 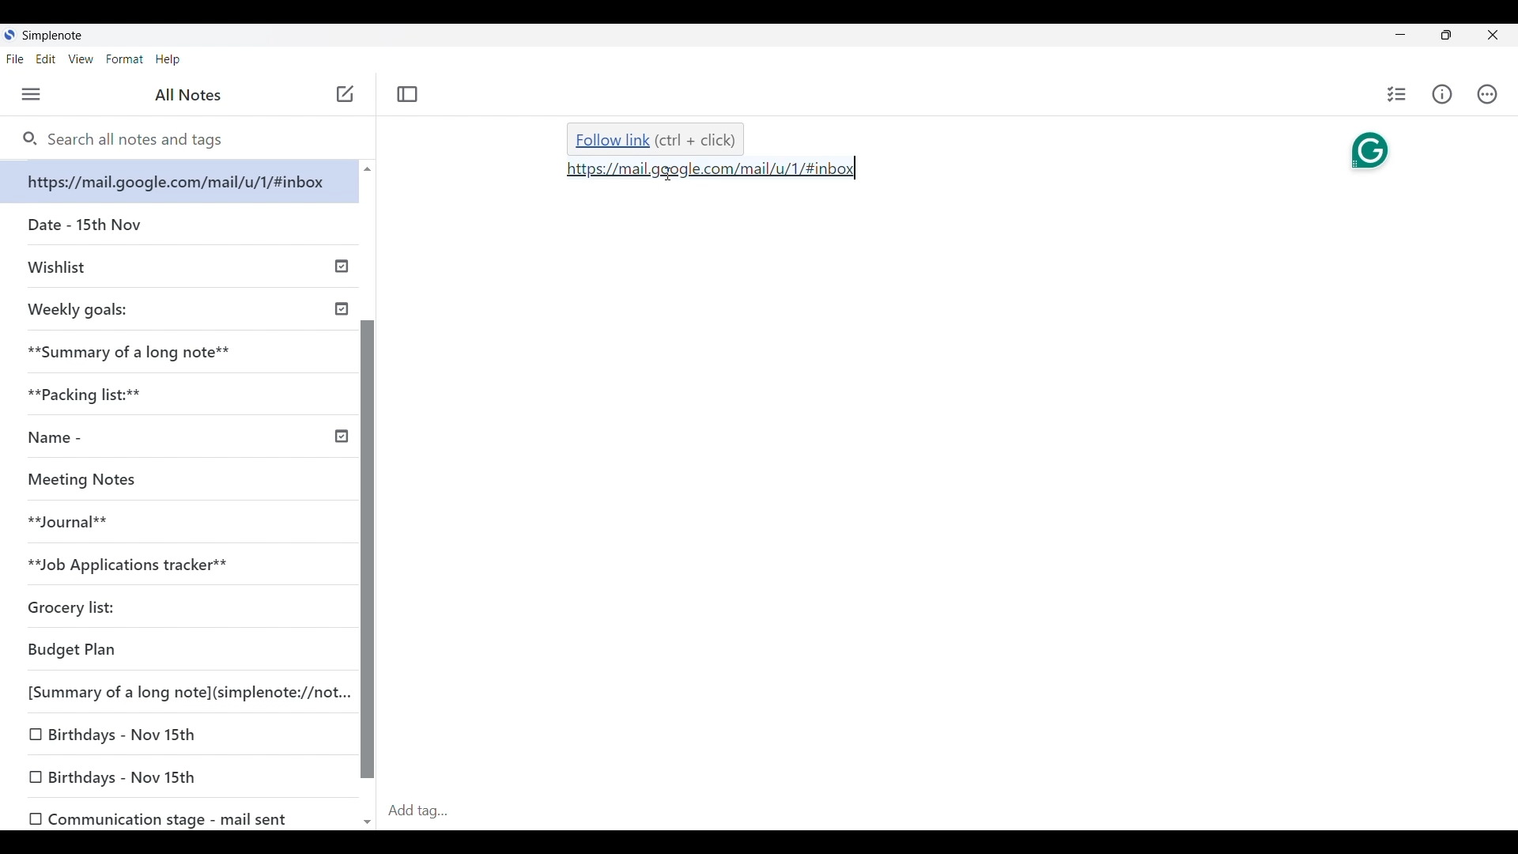 I want to click on Actions, so click(x=1487, y=95).